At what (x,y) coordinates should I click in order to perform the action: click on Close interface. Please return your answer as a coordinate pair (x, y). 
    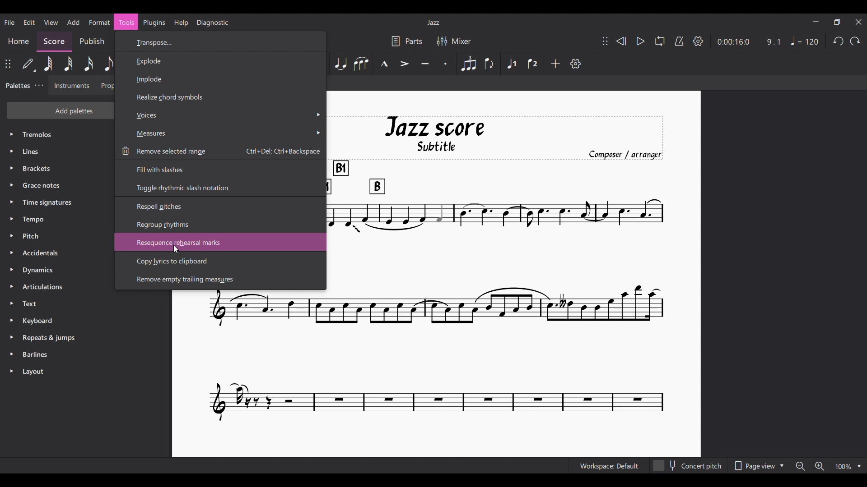
    Looking at the image, I should click on (859, 22).